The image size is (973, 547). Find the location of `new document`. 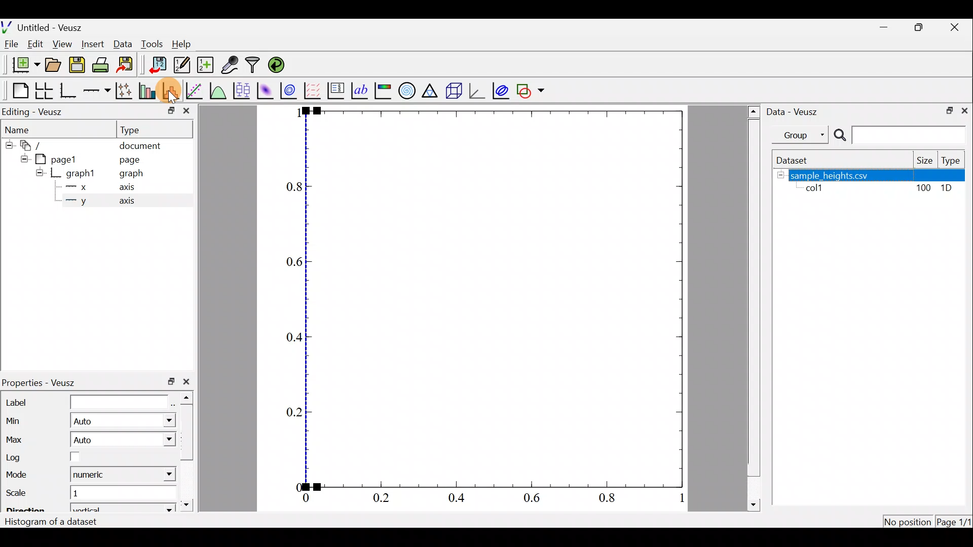

new document is located at coordinates (22, 67).